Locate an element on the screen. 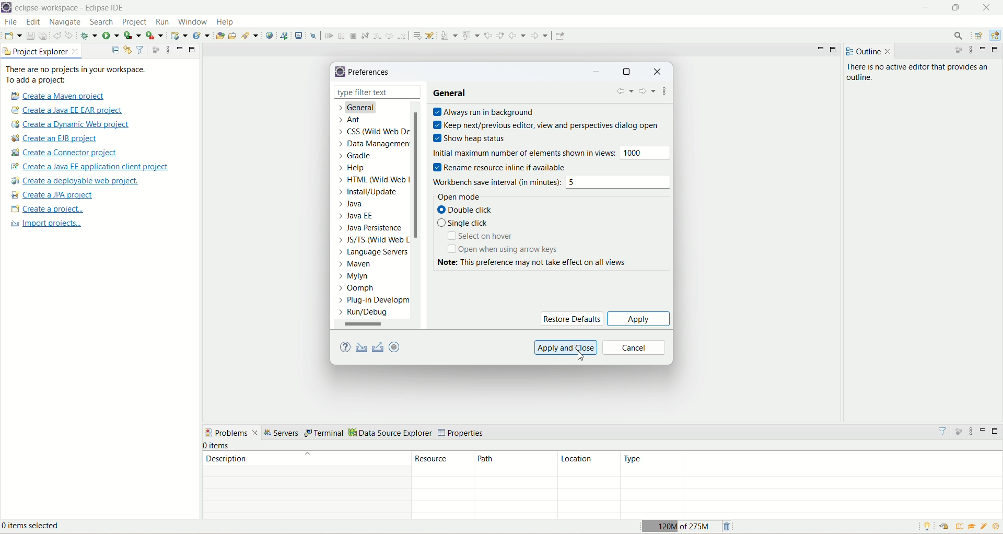 The height and width of the screenshot is (534, 1003). minimize is located at coordinates (925, 8).